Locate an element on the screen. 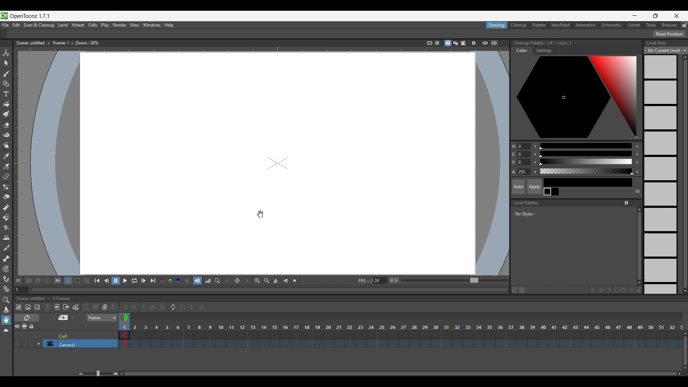 This screenshot has height=387, width=688. Lock rooms tab is located at coordinates (684, 25).